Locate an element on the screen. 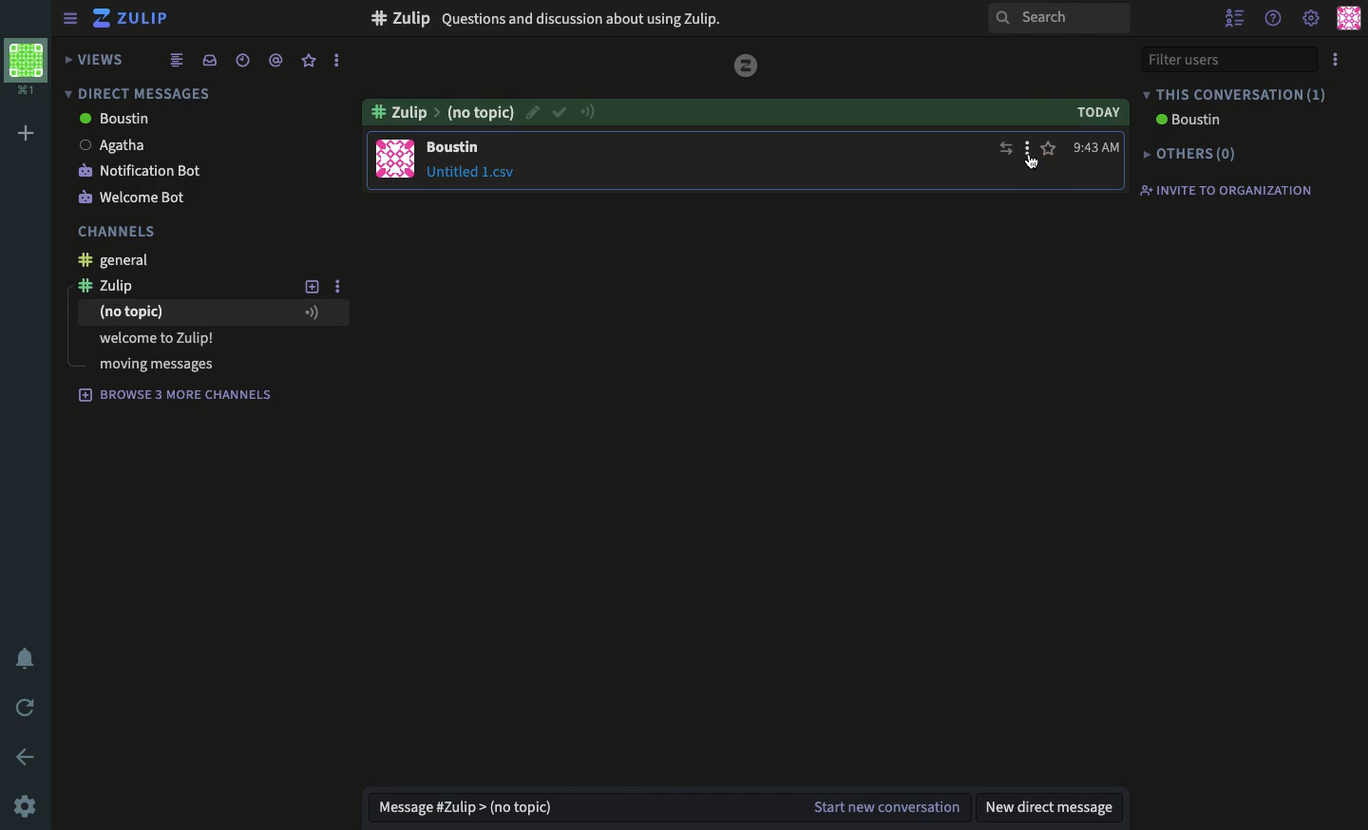  Agatha is located at coordinates (145, 144).